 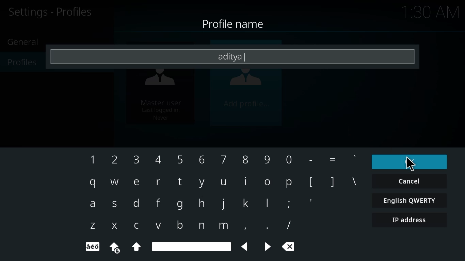 What do you see at coordinates (85, 158) in the screenshot?
I see `1` at bounding box center [85, 158].